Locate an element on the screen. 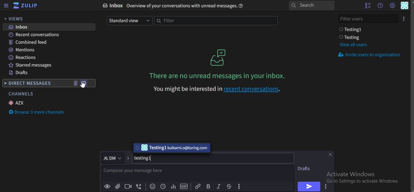 Image resolution: width=414 pixels, height=192 pixels. inbox is located at coordinates (20, 27).